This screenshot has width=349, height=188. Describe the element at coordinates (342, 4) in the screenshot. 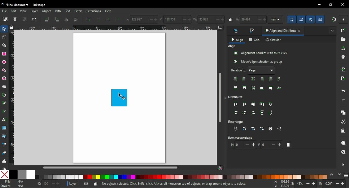

I see `close window` at that location.